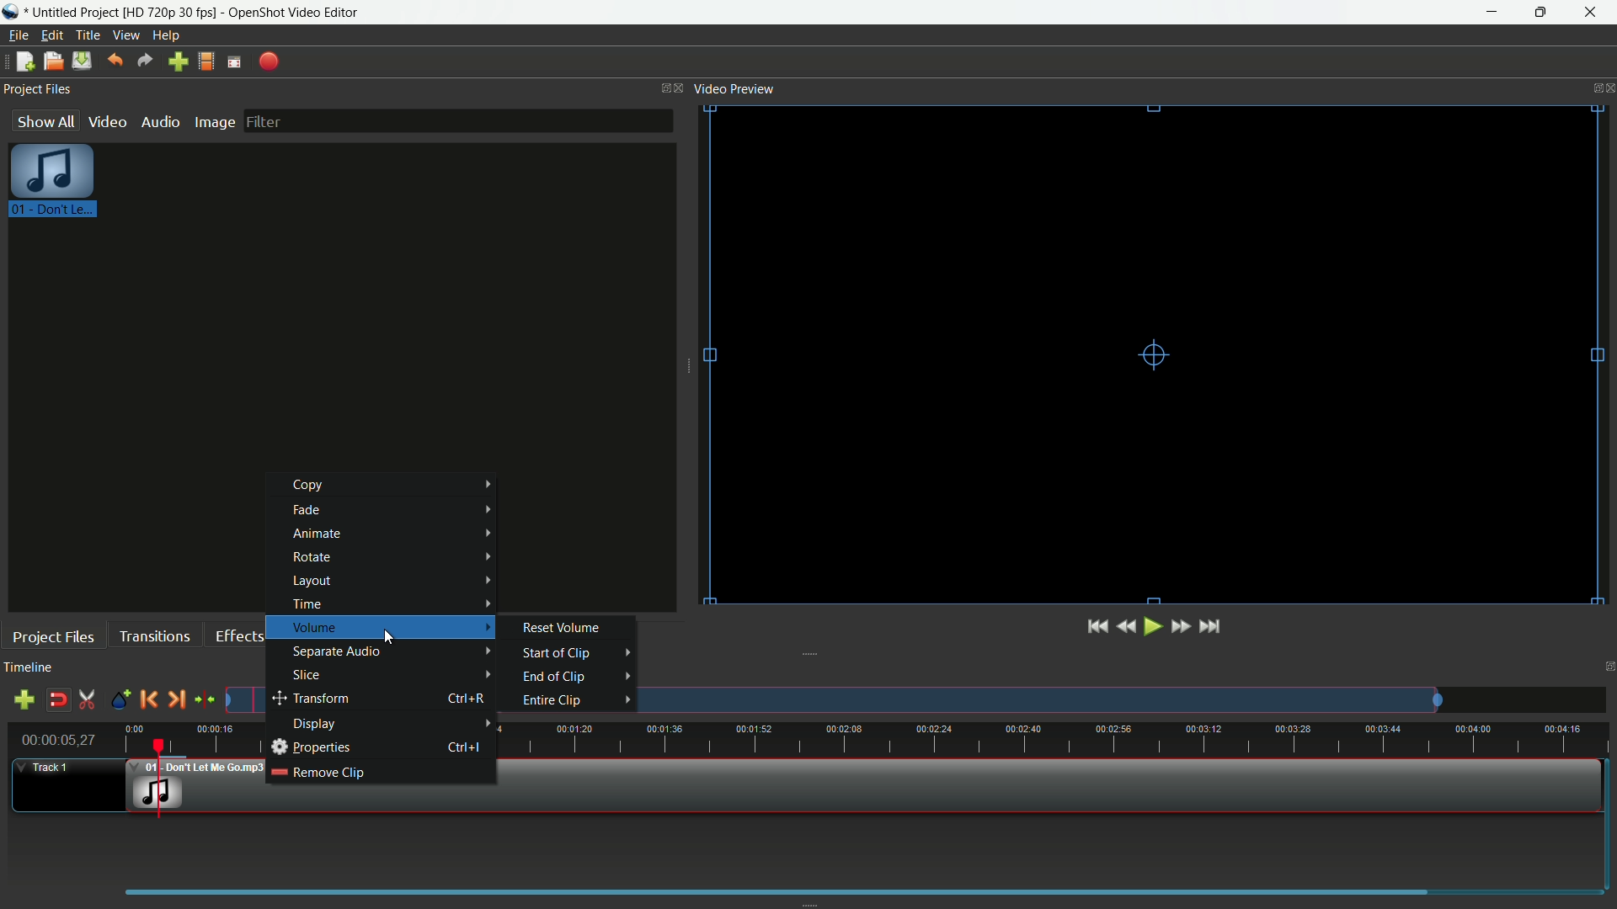 Image resolution: width=1617 pixels, height=909 pixels. What do you see at coordinates (16, 36) in the screenshot?
I see `file menu` at bounding box center [16, 36].